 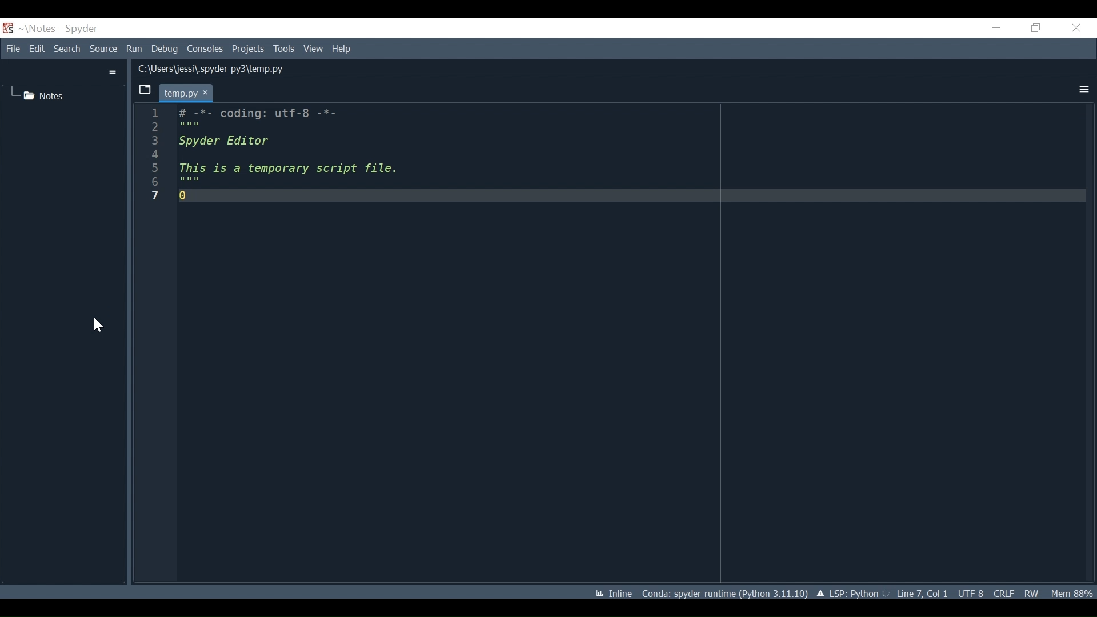 I want to click on Minimize, so click(x=993, y=29).